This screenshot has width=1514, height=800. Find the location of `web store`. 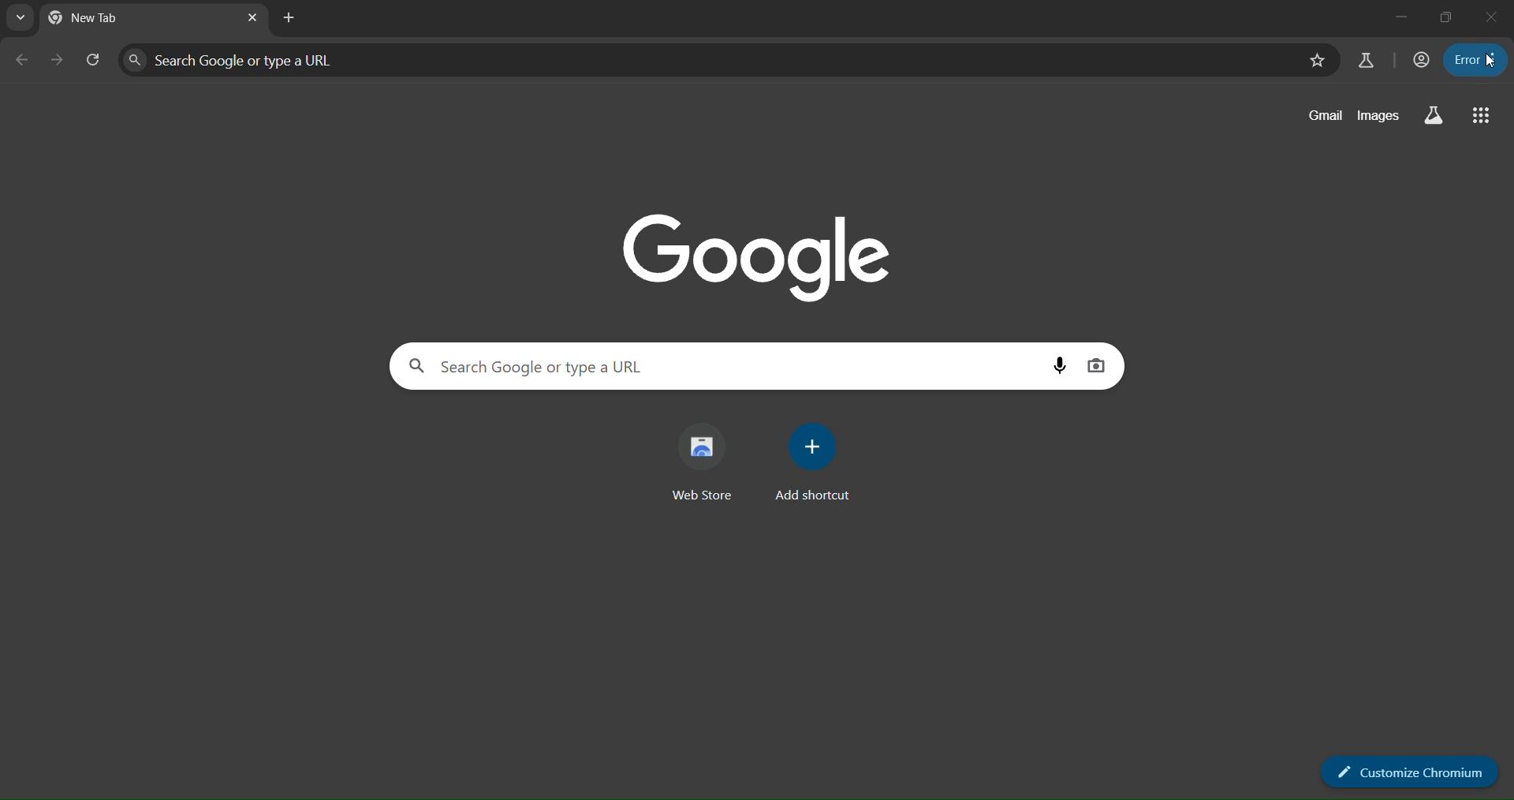

web store is located at coordinates (701, 455).